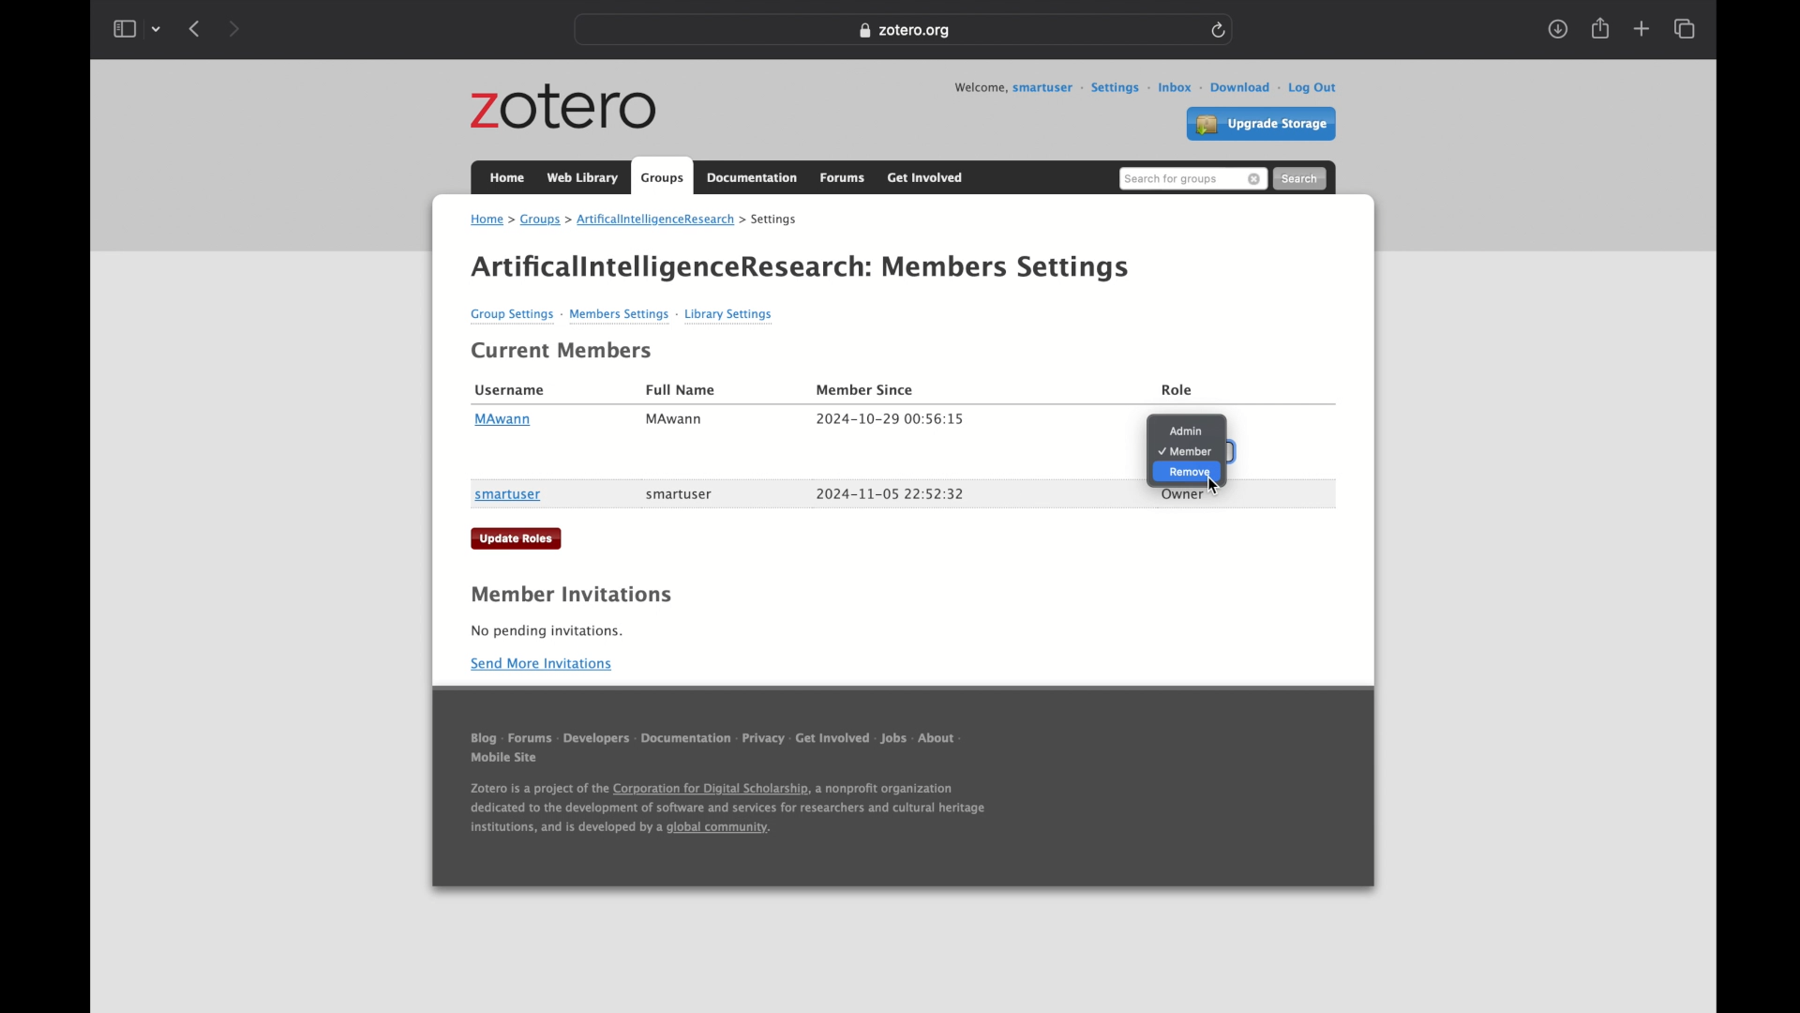  Describe the element at coordinates (484, 741) in the screenshot. I see `blog` at that location.